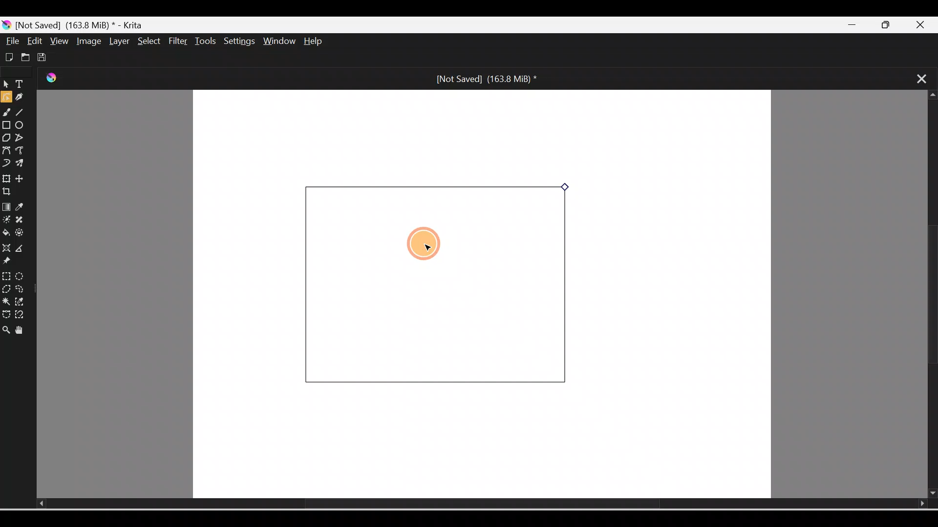 This screenshot has width=938, height=527. I want to click on Transform a layer/selection, so click(6, 177).